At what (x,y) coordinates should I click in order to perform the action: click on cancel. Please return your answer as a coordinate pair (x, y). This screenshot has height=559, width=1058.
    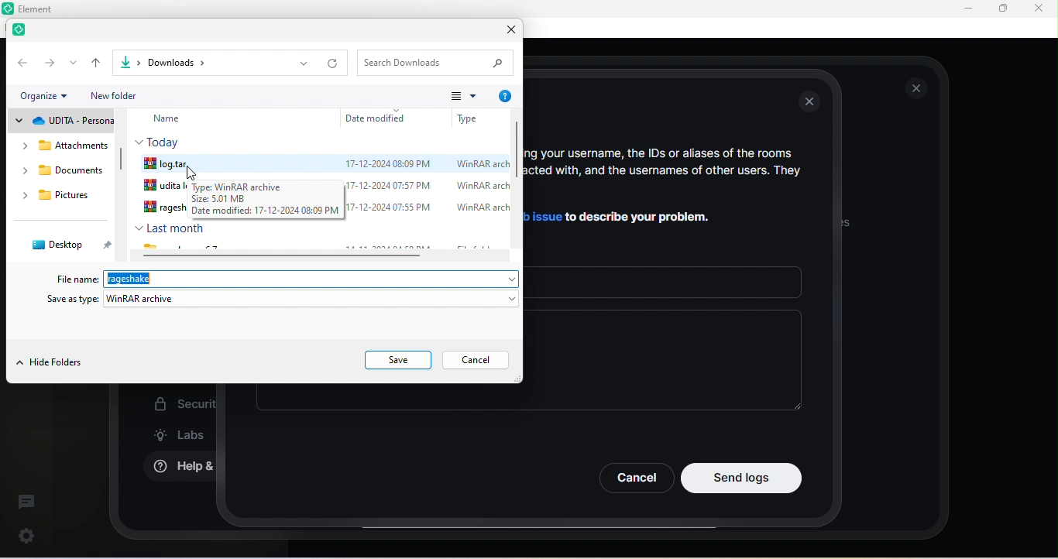
    Looking at the image, I should click on (479, 361).